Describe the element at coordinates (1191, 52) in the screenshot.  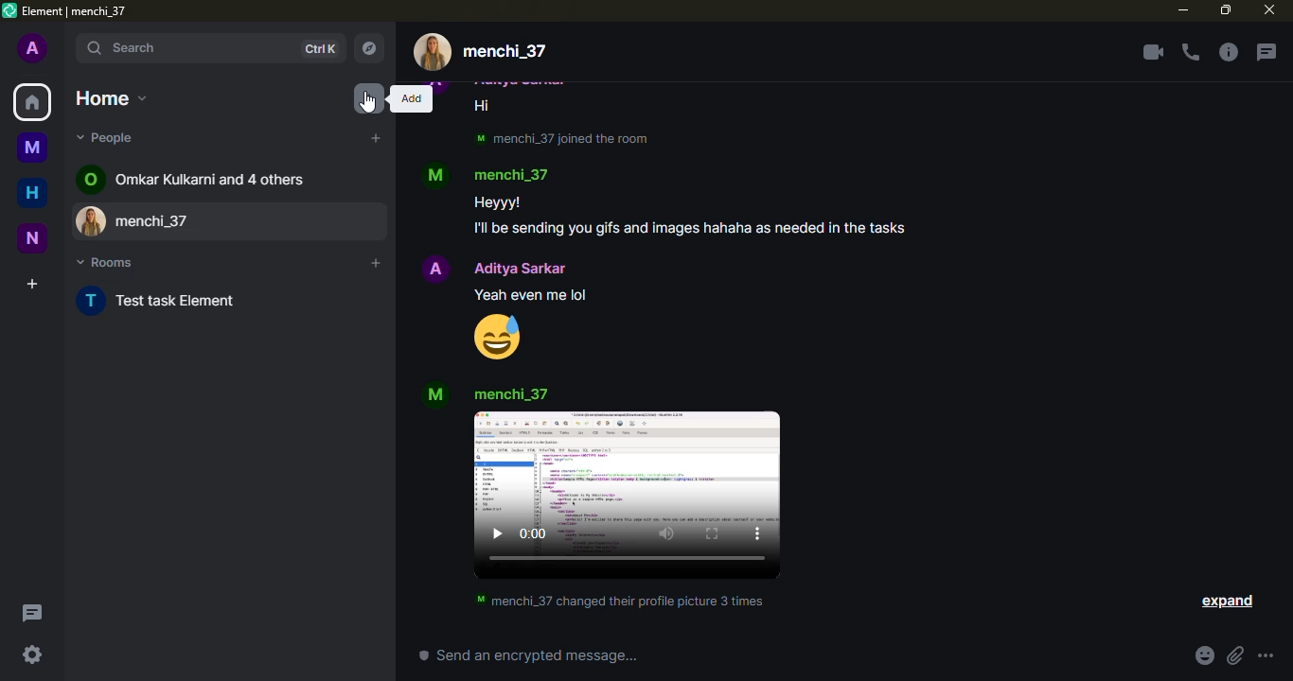
I see `voice call` at that location.